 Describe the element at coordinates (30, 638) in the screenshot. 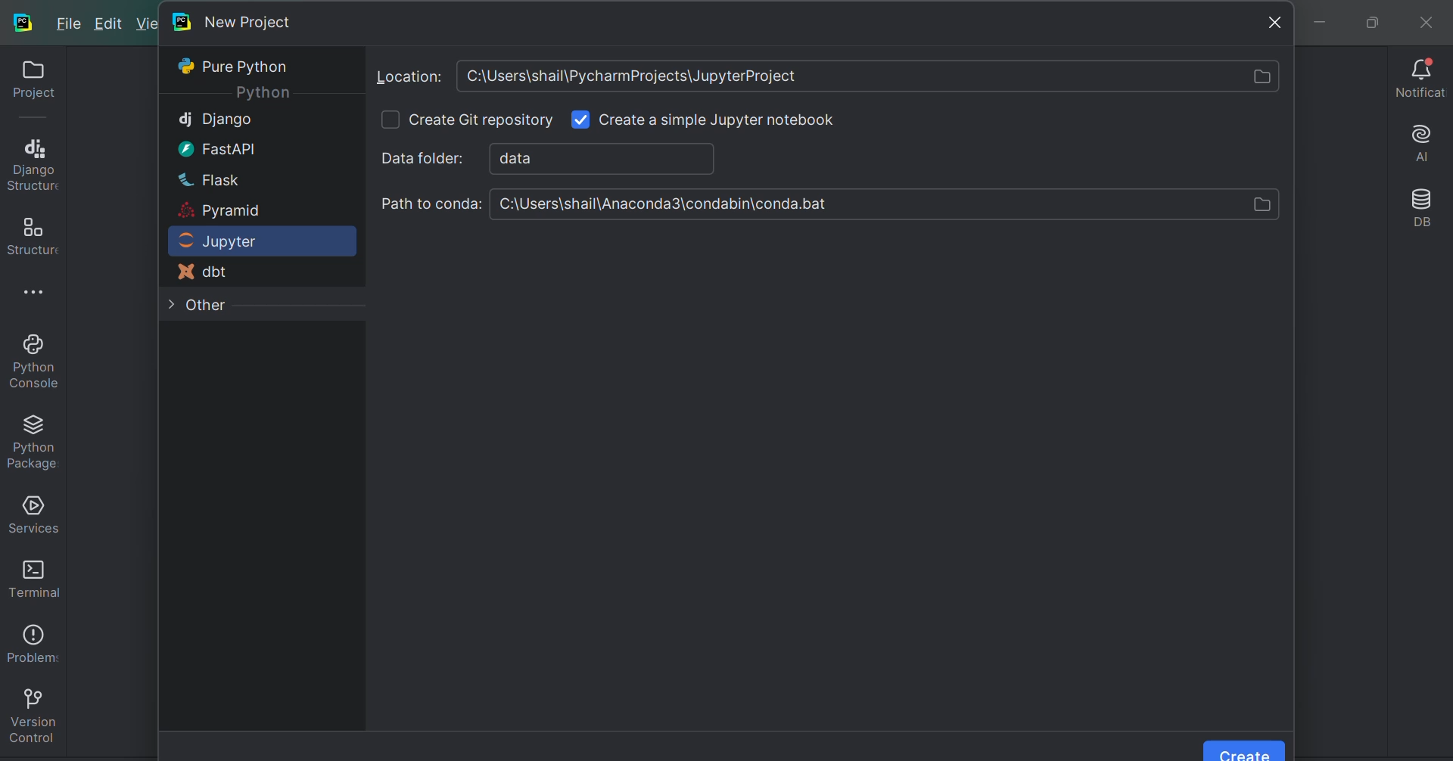

I see `Problems` at that location.